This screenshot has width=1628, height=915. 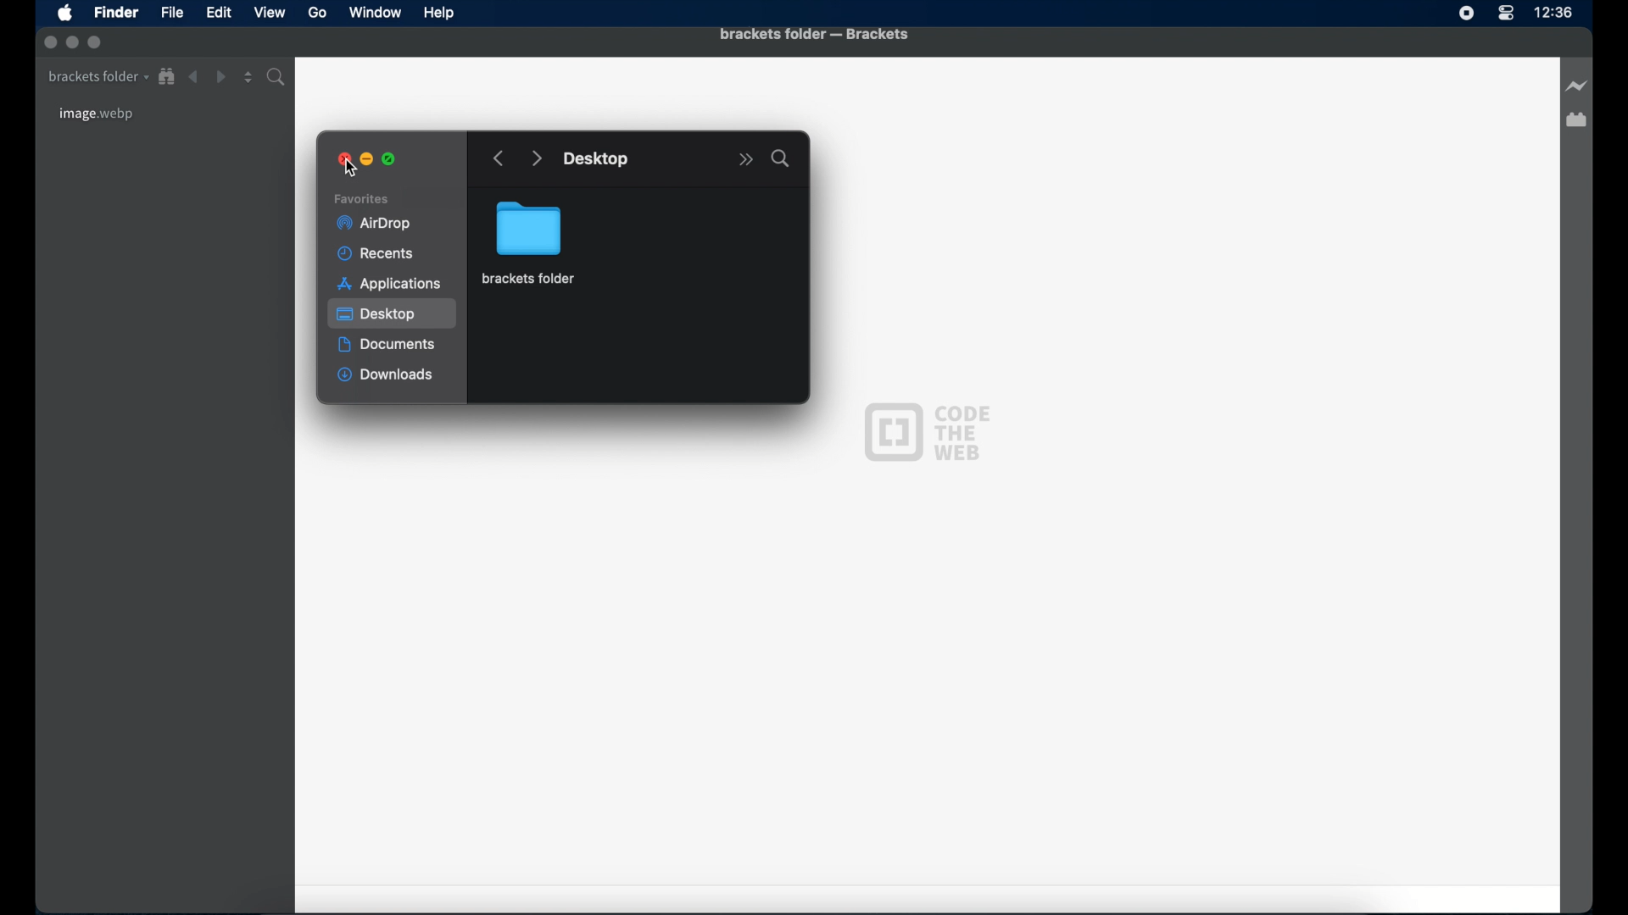 I want to click on Window, so click(x=376, y=12).